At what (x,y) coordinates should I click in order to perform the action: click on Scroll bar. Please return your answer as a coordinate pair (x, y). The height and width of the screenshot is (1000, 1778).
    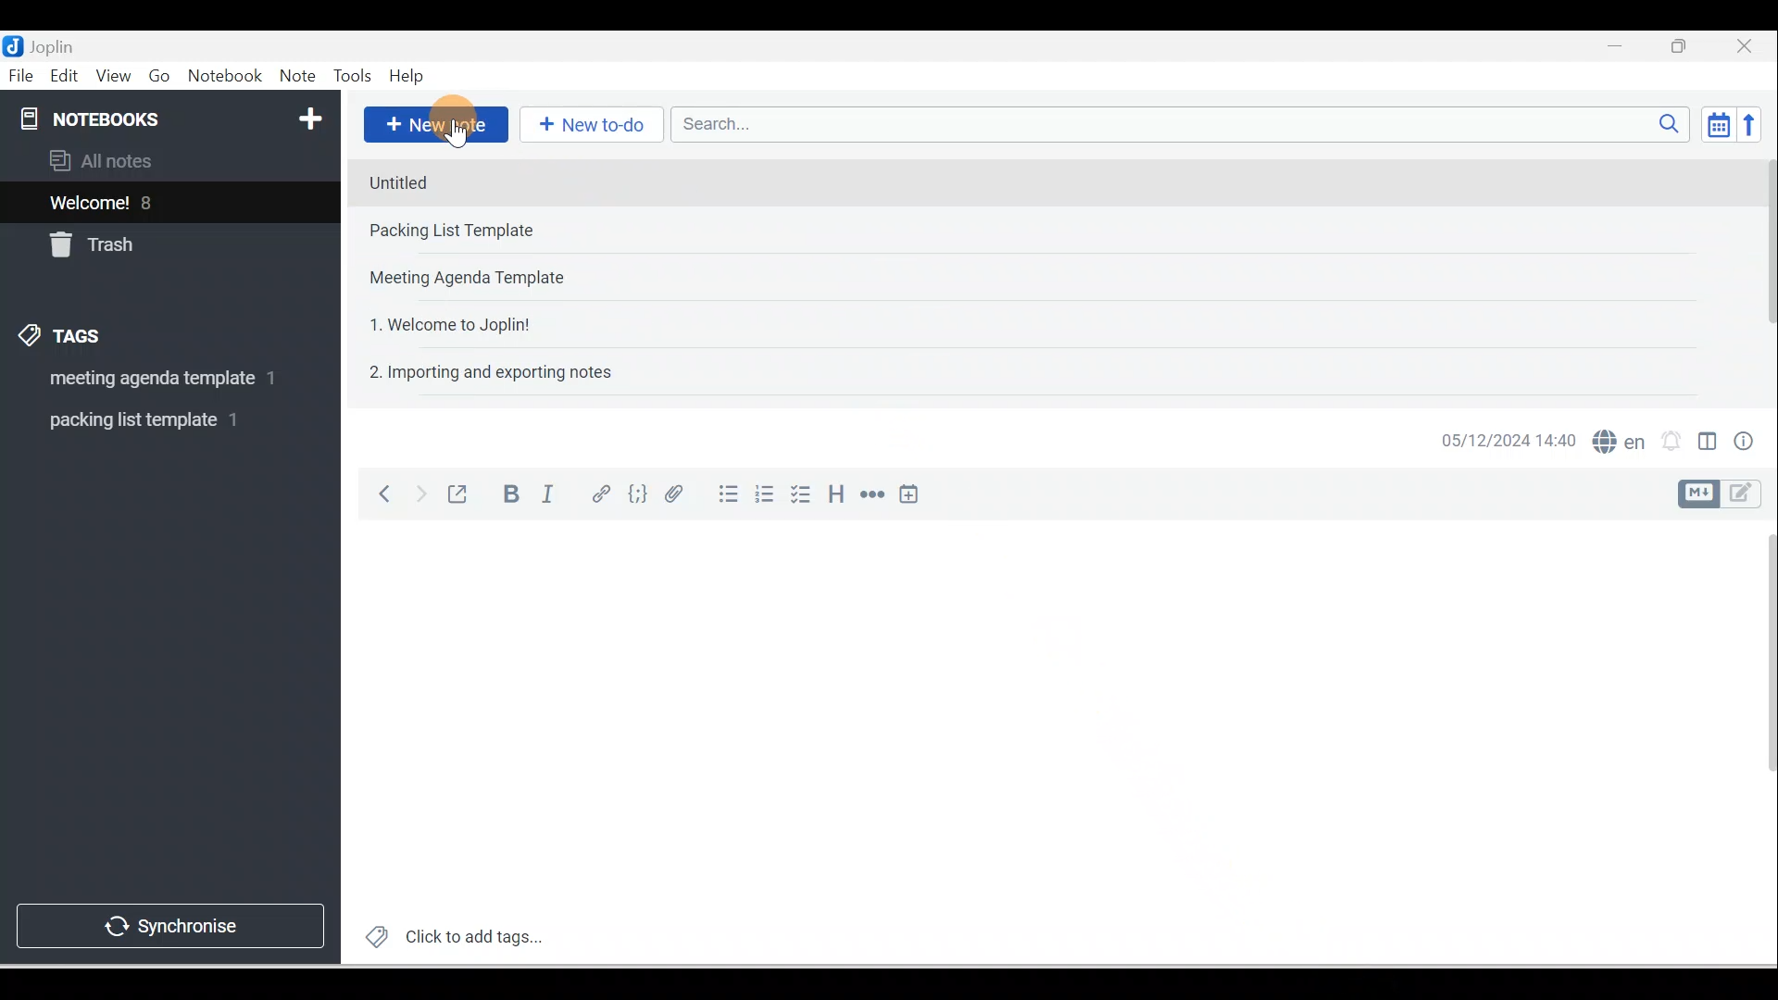
    Looking at the image, I should click on (1758, 743).